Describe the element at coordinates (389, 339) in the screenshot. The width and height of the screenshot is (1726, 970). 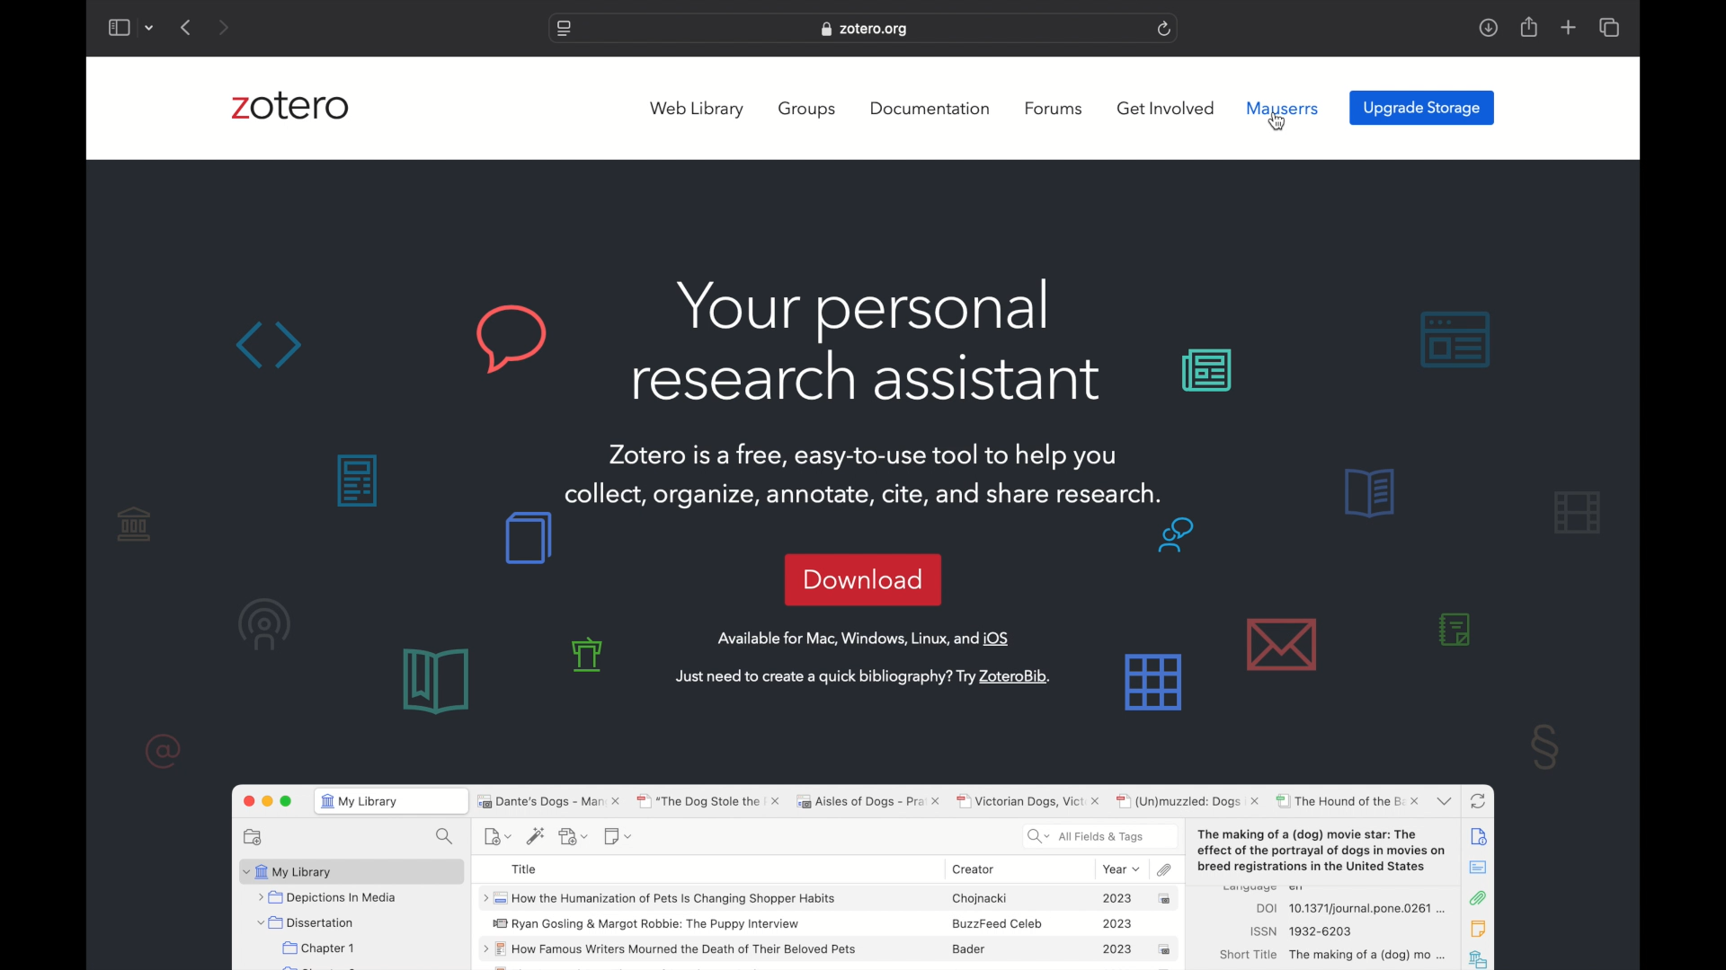
I see `background graphics` at that location.